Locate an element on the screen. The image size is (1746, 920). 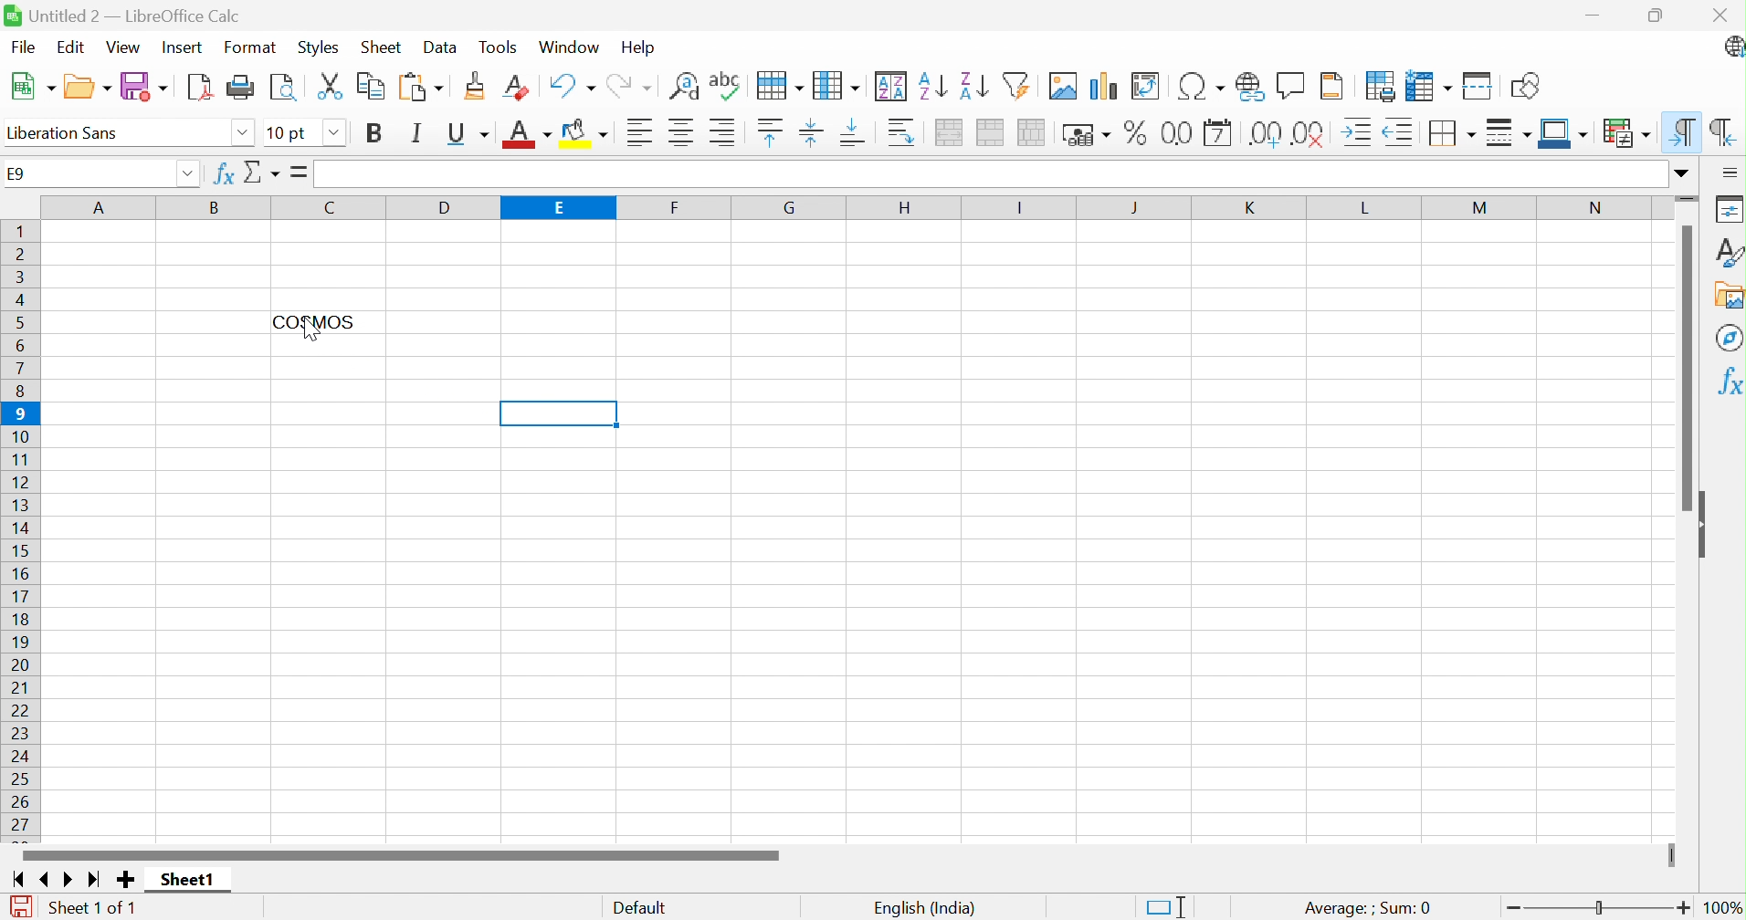
Sort is located at coordinates (893, 85).